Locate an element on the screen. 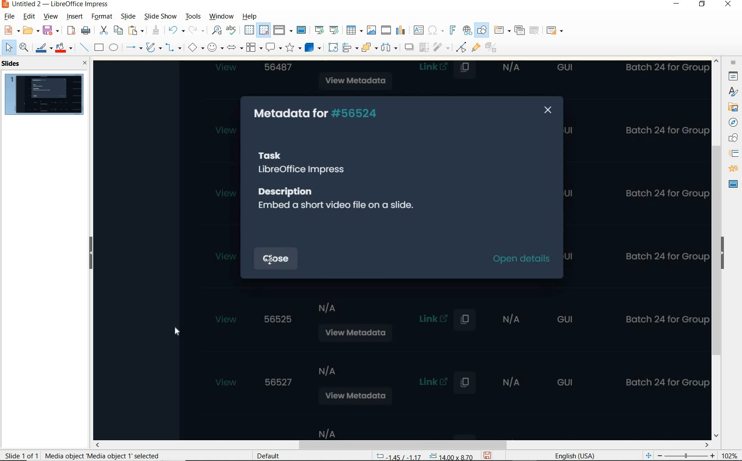 The image size is (742, 461). START FROM CURRENT SLIDE is located at coordinates (335, 30).